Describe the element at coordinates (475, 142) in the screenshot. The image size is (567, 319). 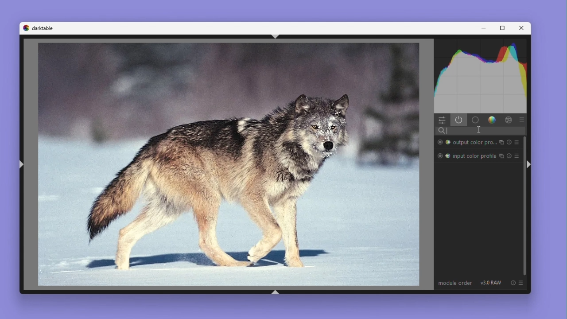
I see `output color pro...` at that location.